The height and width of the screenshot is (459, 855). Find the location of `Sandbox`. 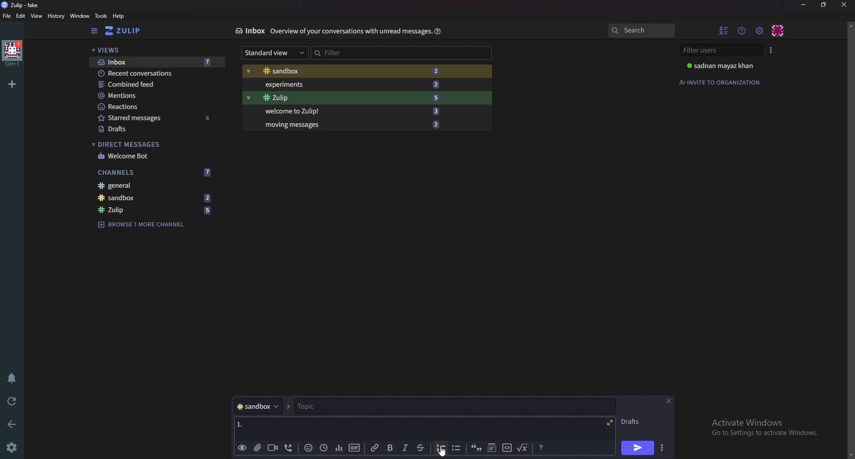

Sandbox is located at coordinates (352, 71).